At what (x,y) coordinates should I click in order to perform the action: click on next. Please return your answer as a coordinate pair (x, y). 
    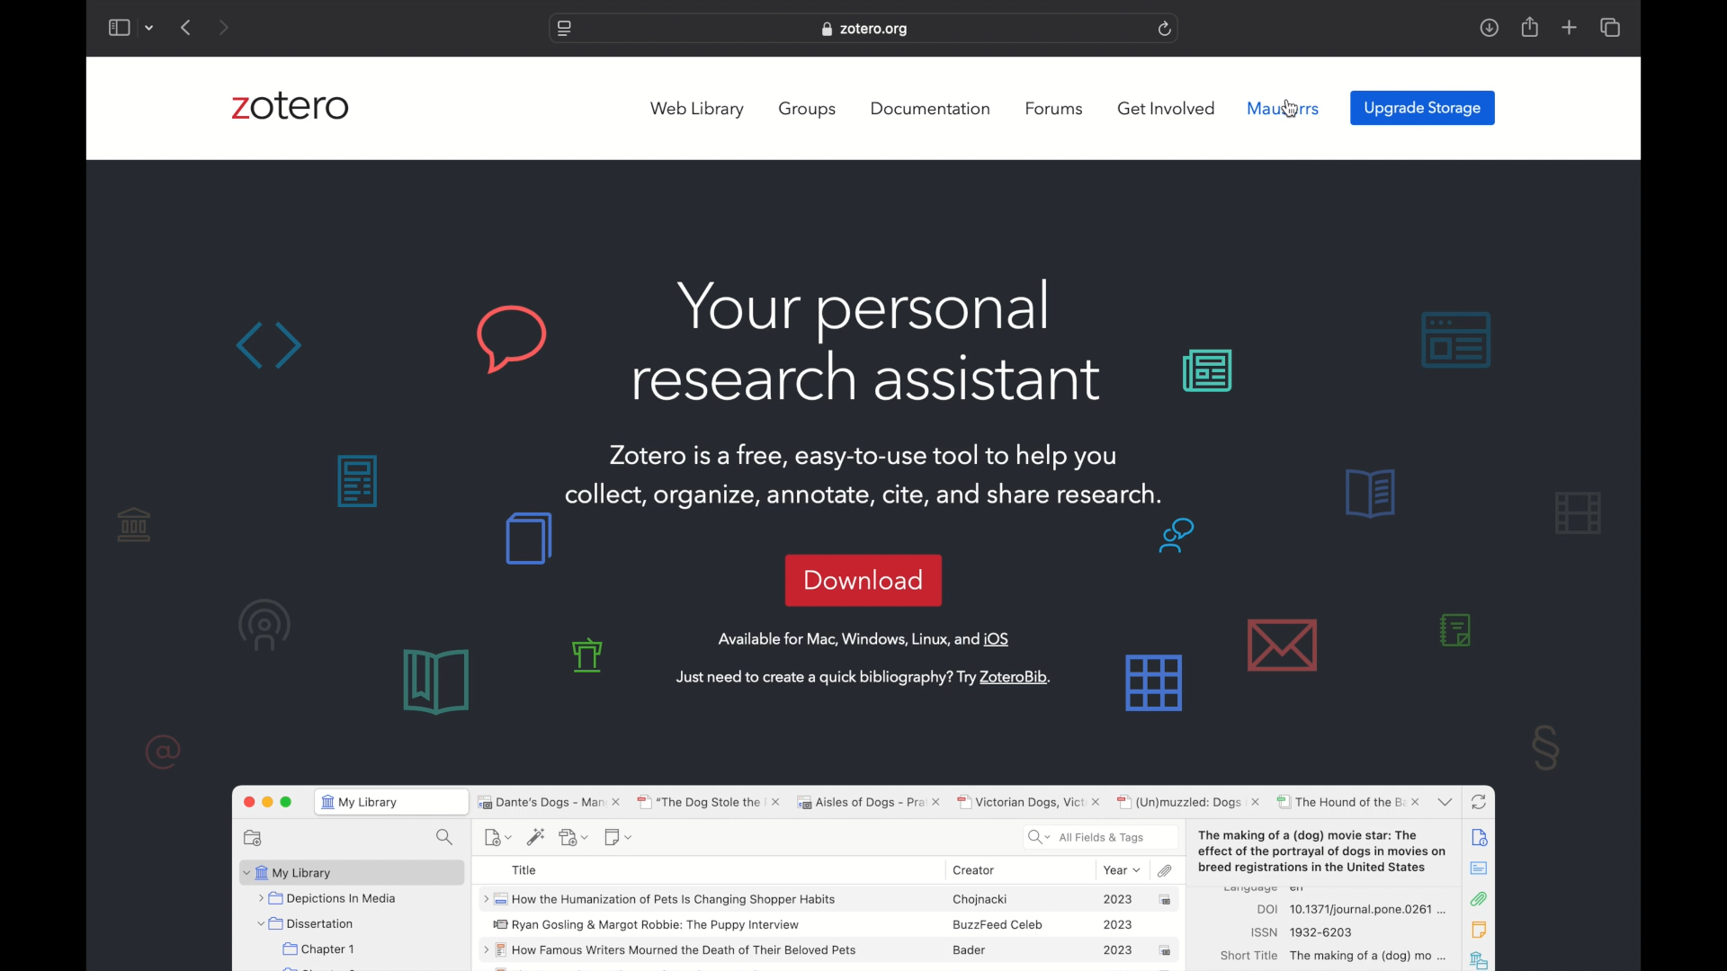
    Looking at the image, I should click on (225, 27).